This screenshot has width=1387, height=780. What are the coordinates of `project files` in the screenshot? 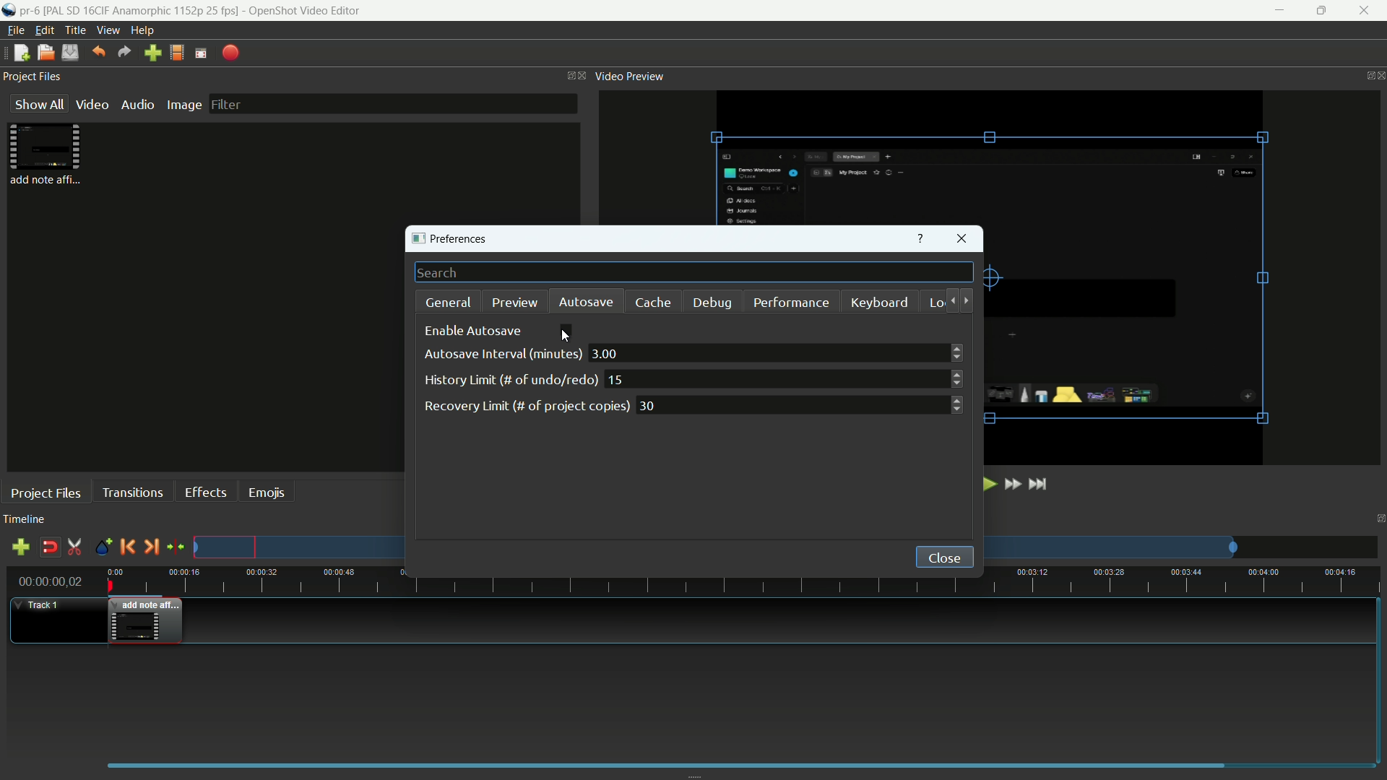 It's located at (46, 492).